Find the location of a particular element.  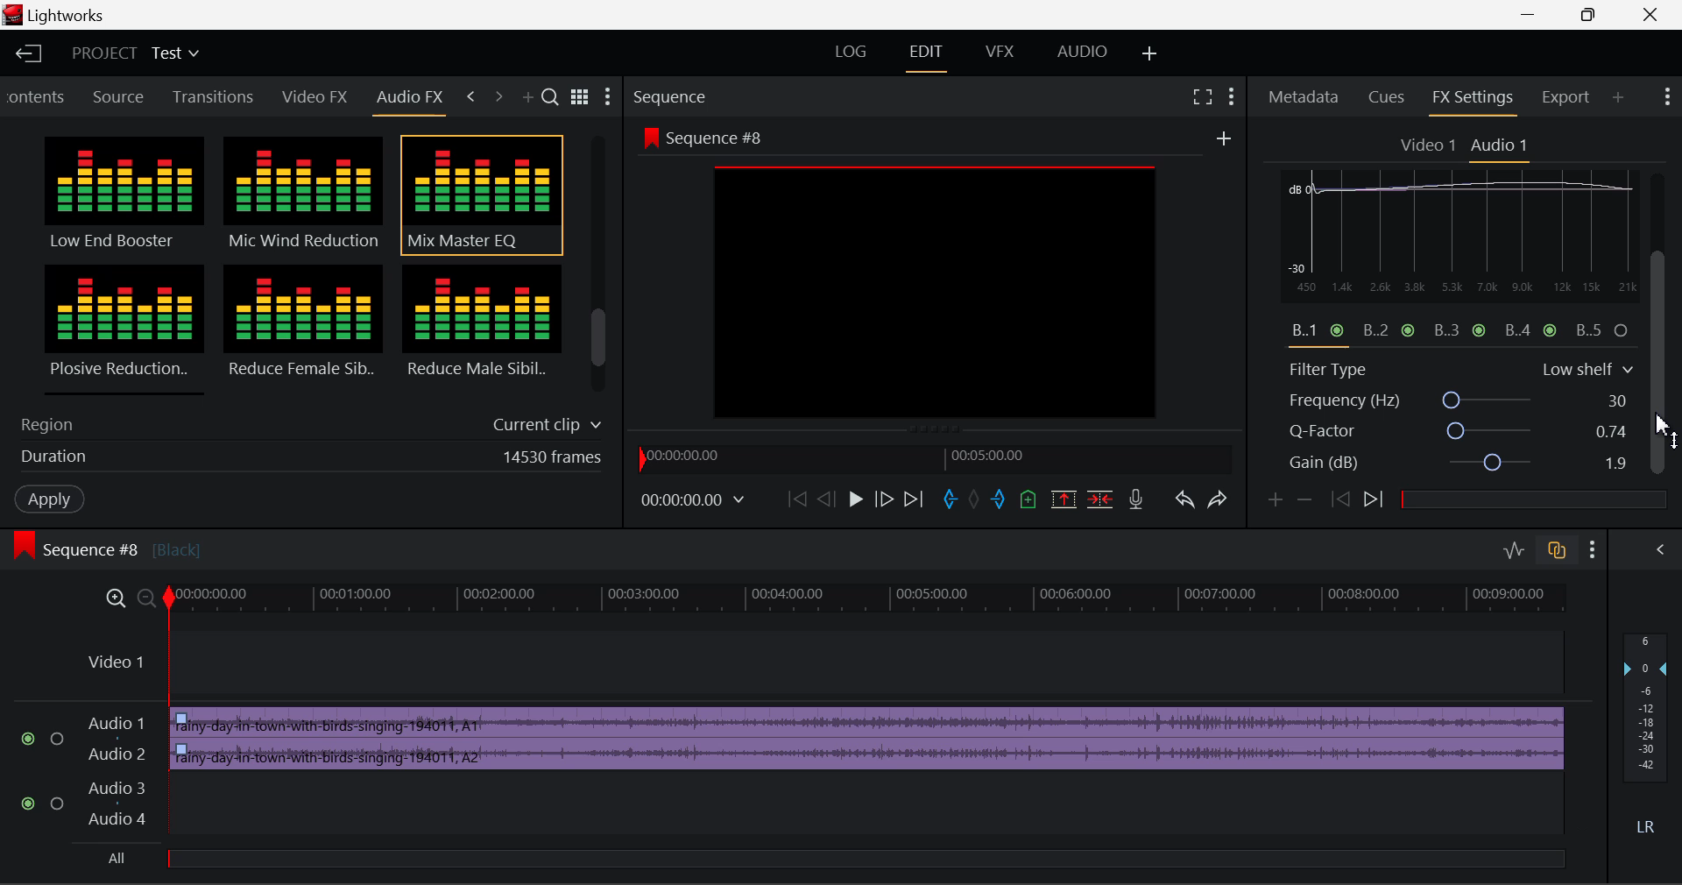

Lightworks is located at coordinates (79, 16).